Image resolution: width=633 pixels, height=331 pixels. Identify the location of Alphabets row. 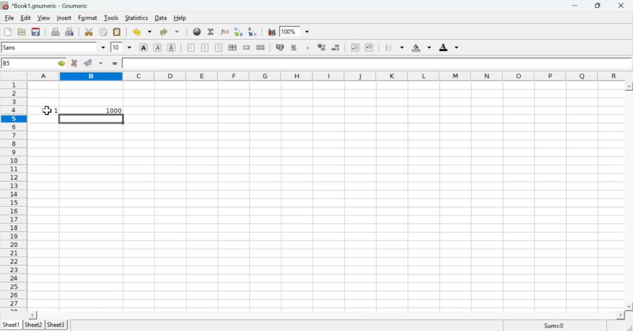
(327, 75).